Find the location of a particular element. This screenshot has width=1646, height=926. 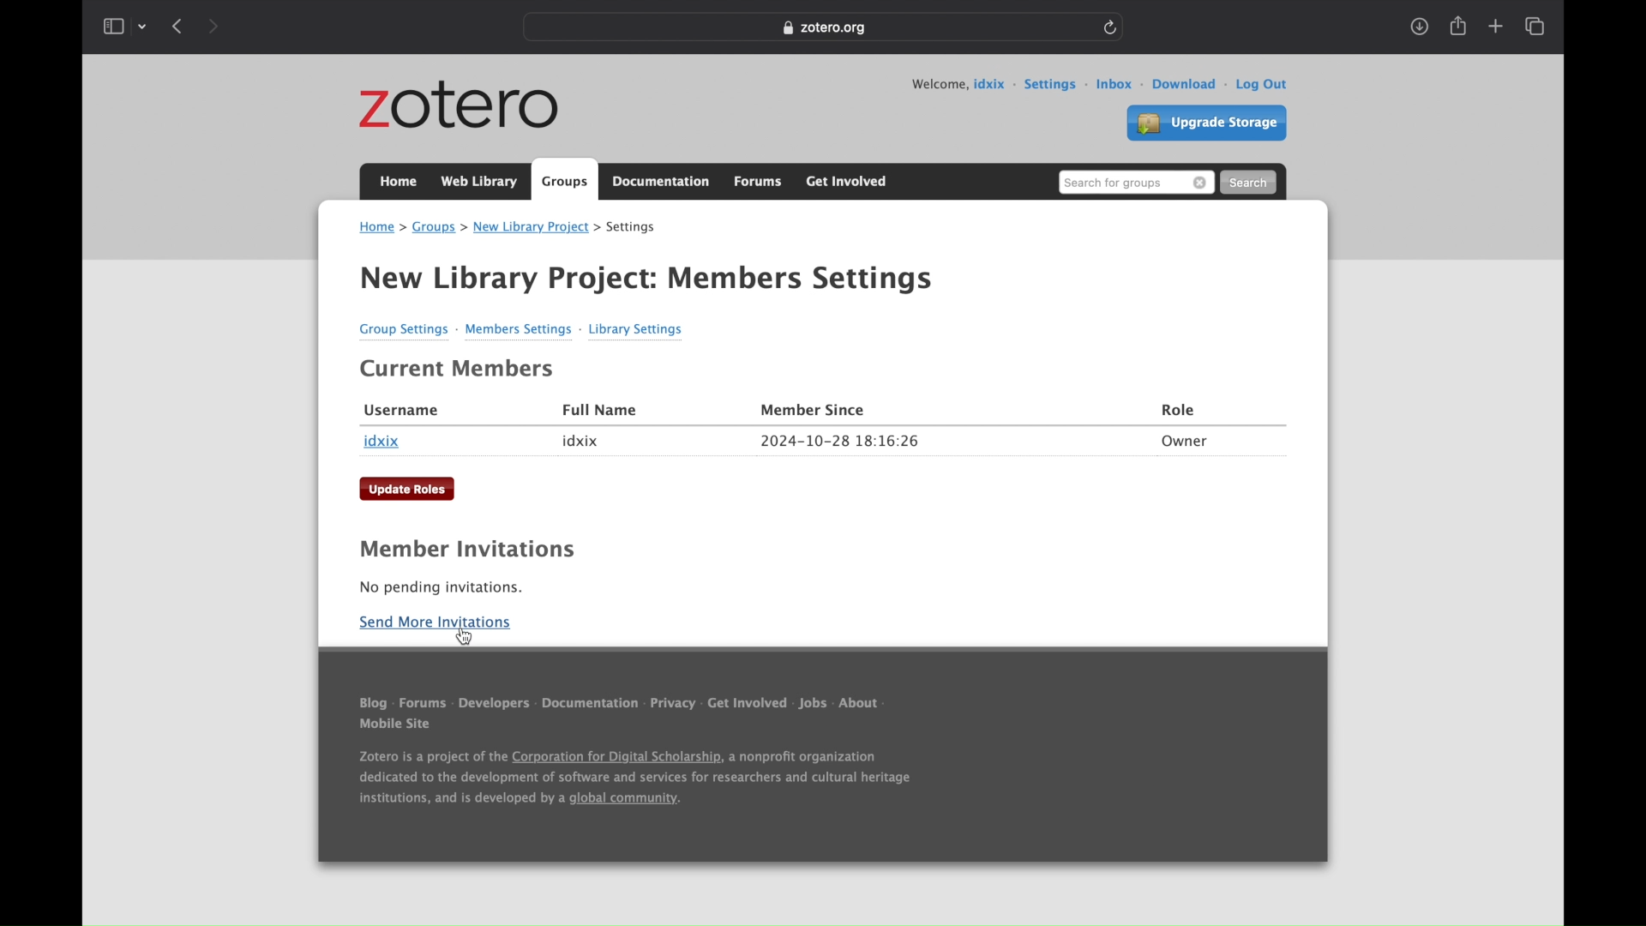

jobs is located at coordinates (814, 703).